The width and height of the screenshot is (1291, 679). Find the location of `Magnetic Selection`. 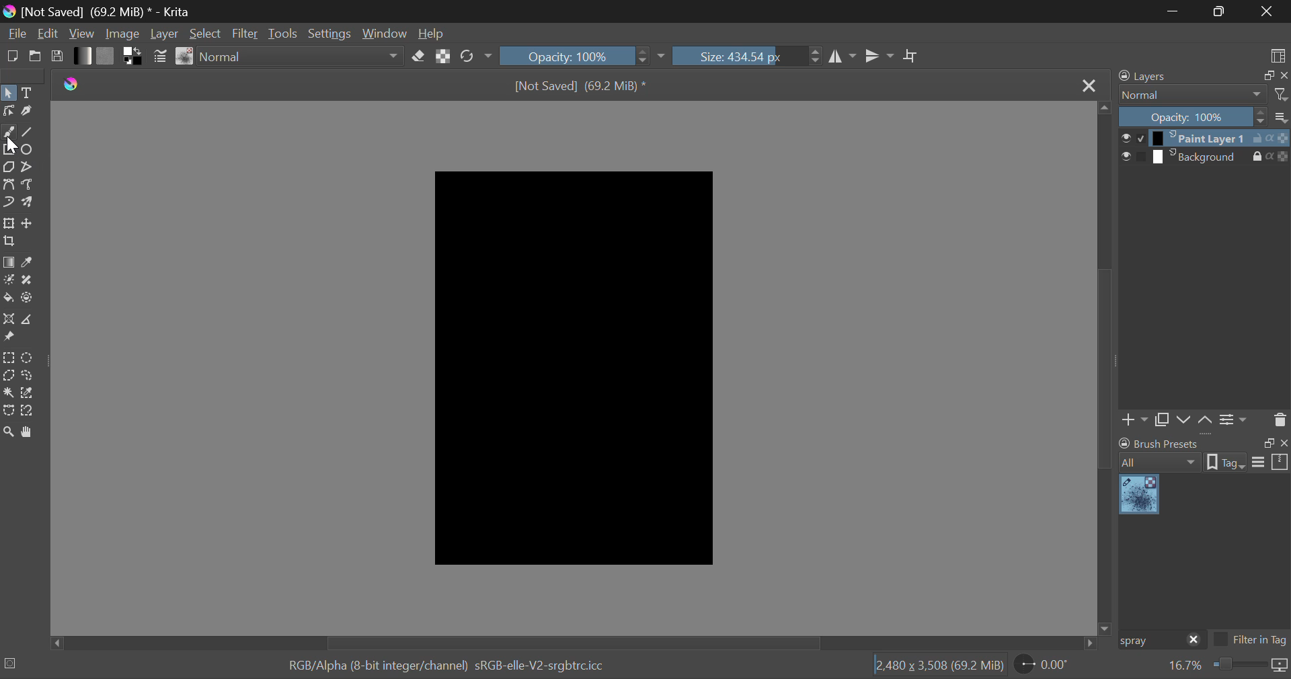

Magnetic Selection is located at coordinates (32, 411).